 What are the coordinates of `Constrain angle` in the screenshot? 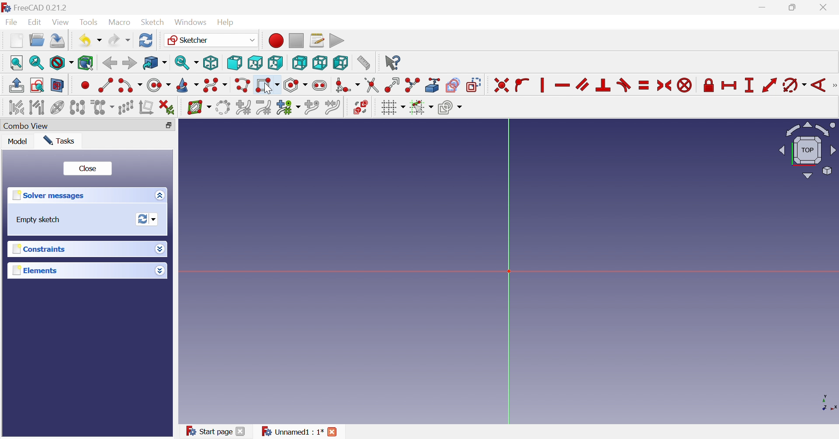 It's located at (819, 85).